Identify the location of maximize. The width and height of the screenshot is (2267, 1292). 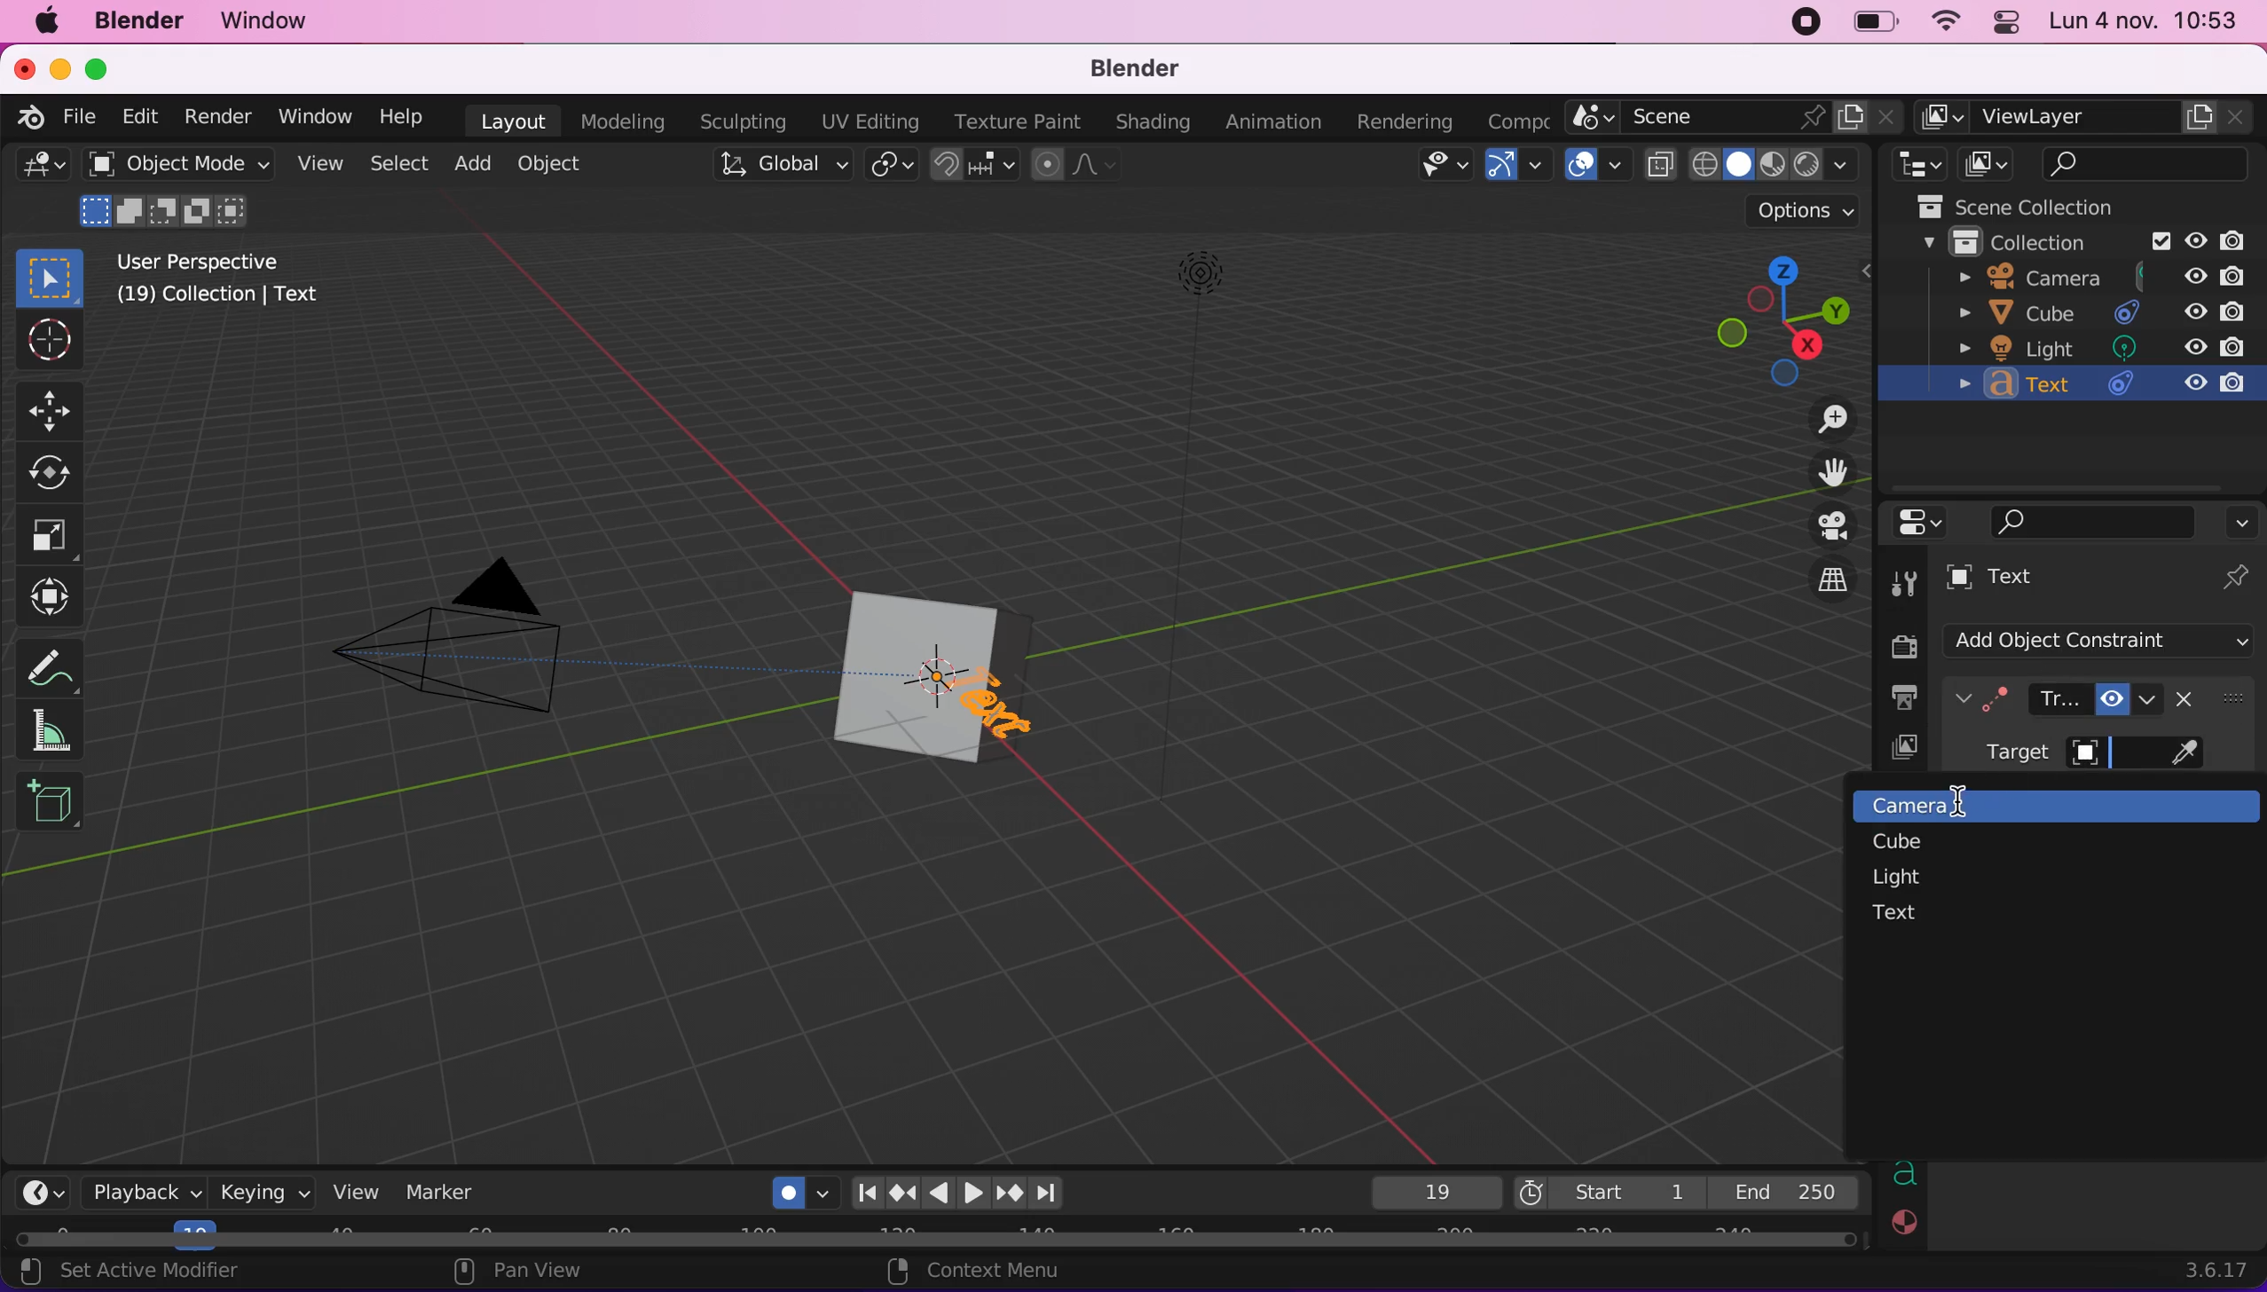
(99, 67).